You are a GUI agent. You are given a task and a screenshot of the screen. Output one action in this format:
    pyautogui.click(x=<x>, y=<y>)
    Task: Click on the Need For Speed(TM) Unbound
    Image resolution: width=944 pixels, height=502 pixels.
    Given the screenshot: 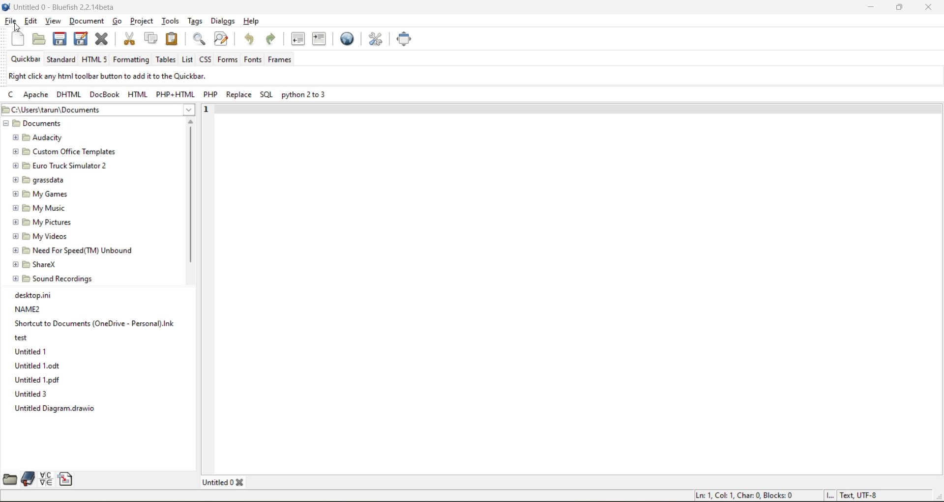 What is the action you would take?
    pyautogui.click(x=74, y=251)
    